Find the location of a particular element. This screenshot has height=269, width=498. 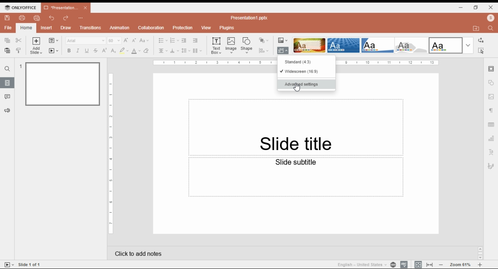

decrement font size is located at coordinates (134, 40).